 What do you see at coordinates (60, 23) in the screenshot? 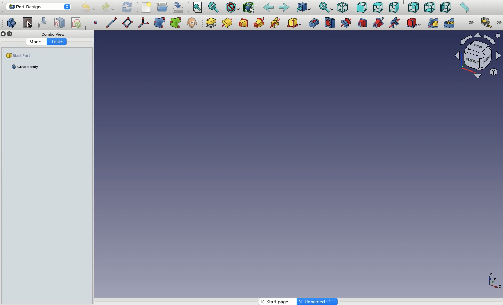
I see `Map sketch to face` at bounding box center [60, 23].